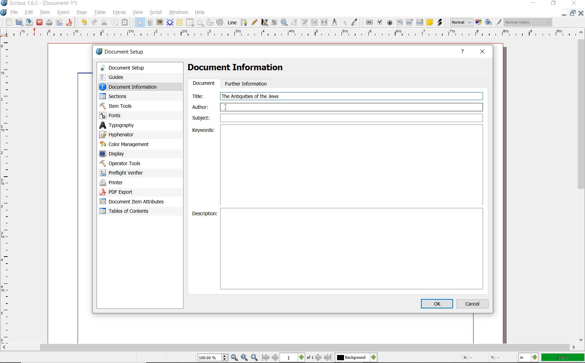 The image size is (585, 363). I want to click on minimize, so click(533, 3).